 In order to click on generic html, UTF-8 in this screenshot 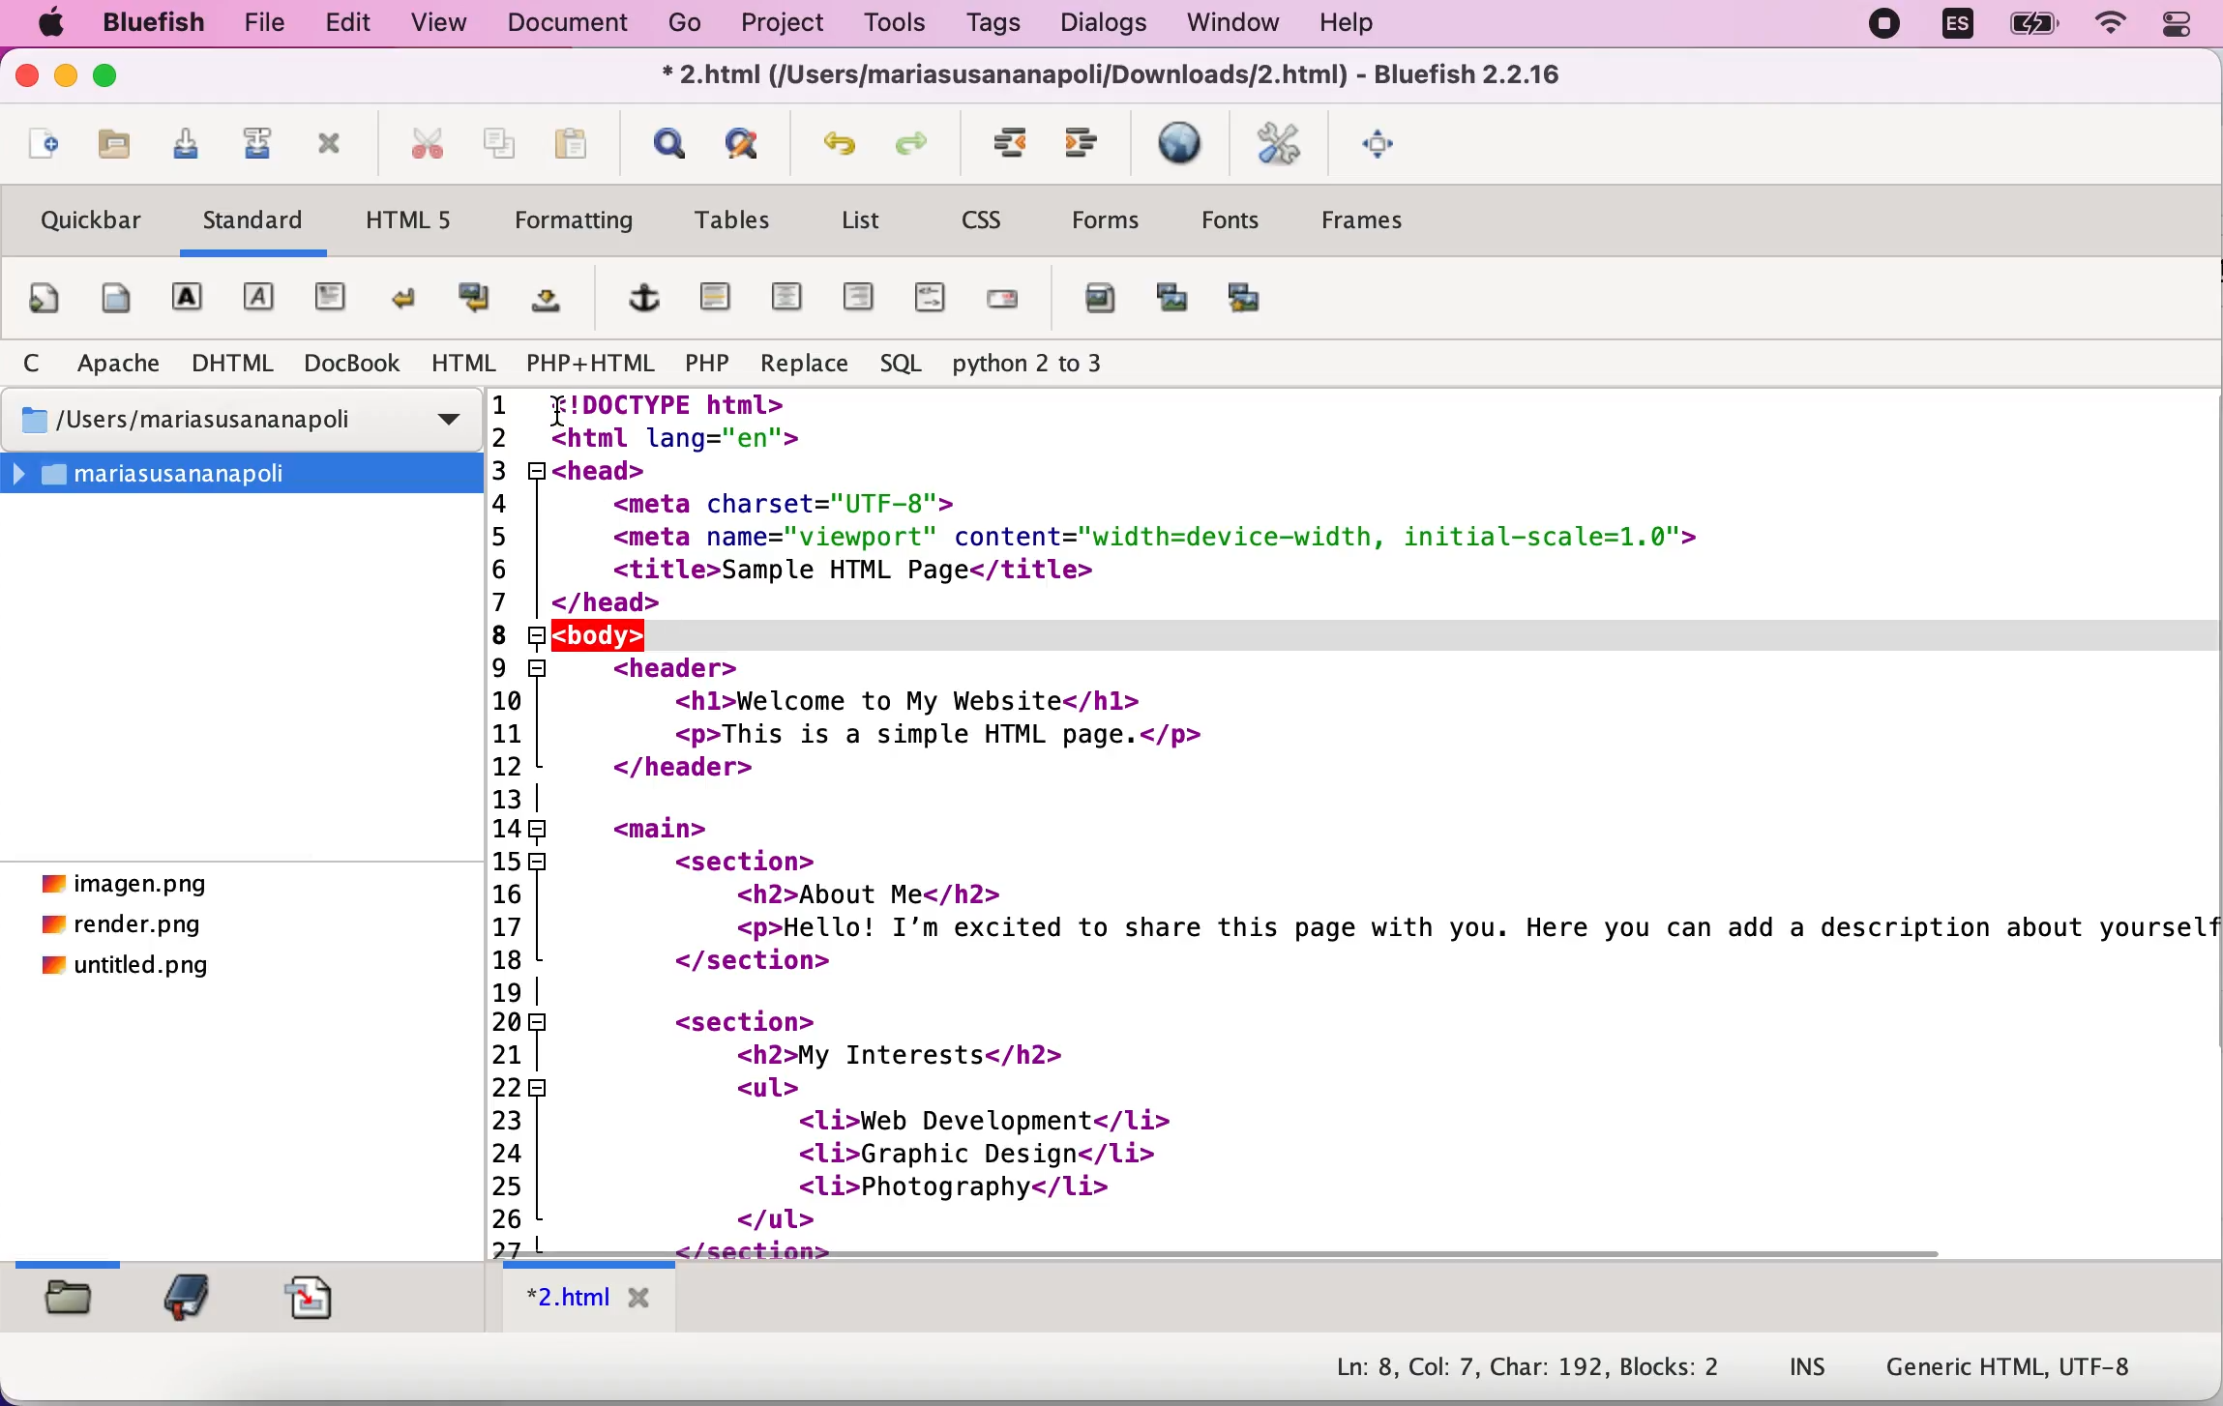, I will do `click(2012, 1370)`.